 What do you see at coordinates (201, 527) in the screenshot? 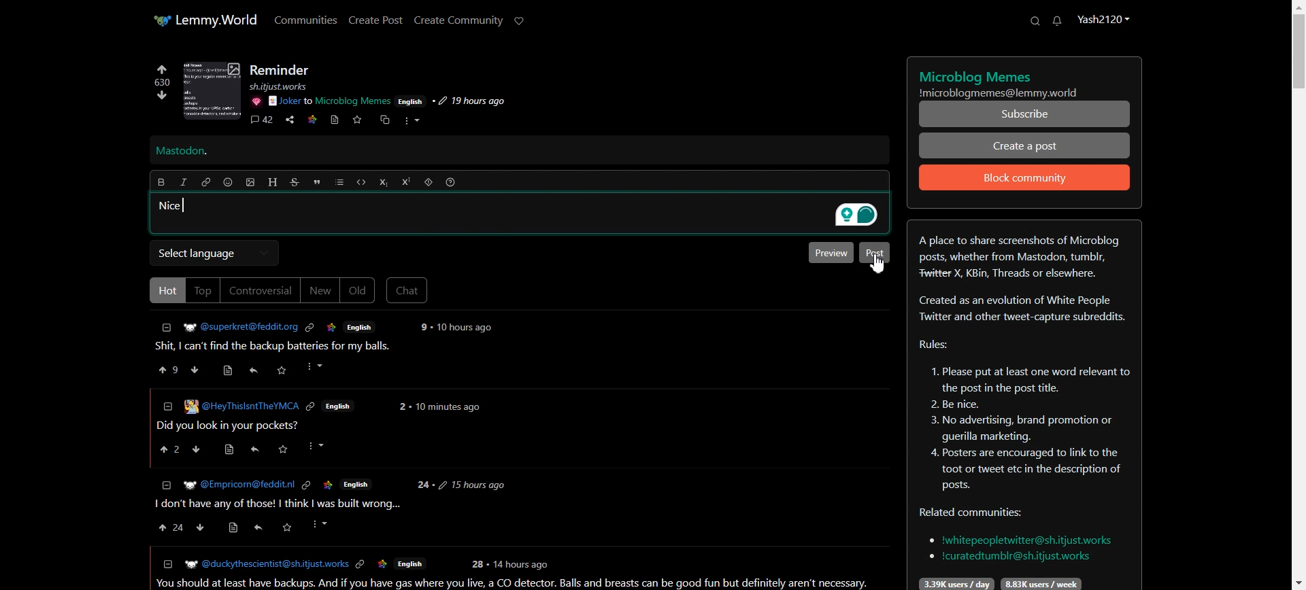
I see `` at bounding box center [201, 527].